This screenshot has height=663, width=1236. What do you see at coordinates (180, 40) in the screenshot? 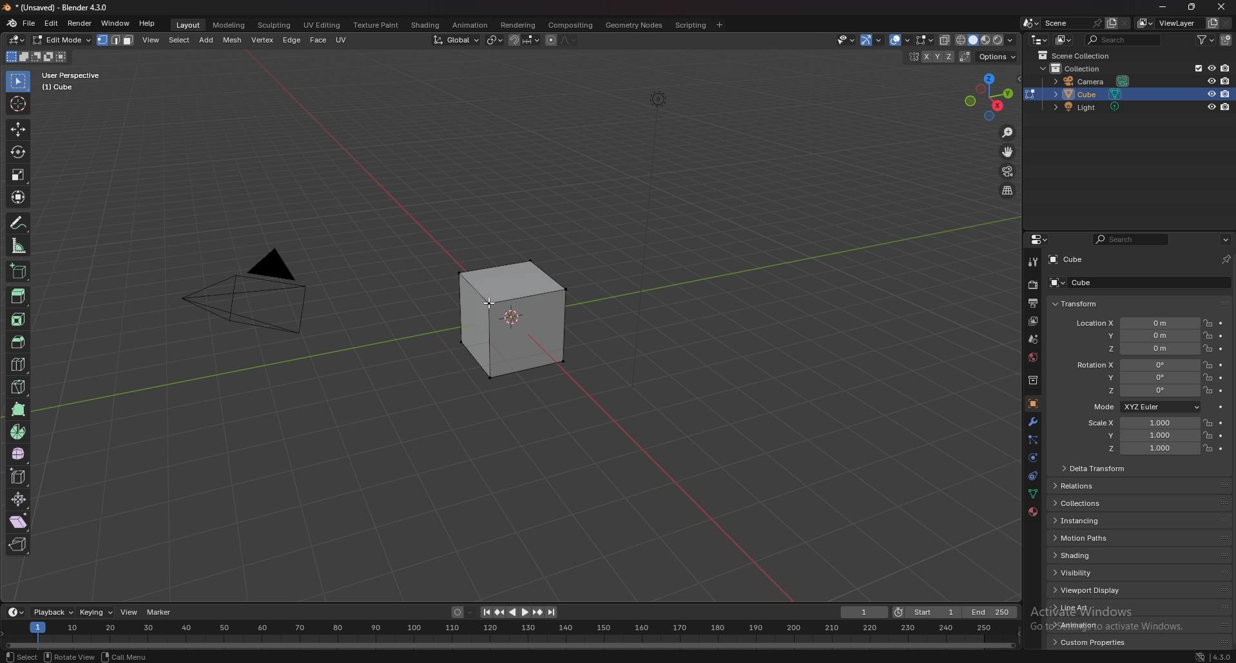
I see `select` at bounding box center [180, 40].